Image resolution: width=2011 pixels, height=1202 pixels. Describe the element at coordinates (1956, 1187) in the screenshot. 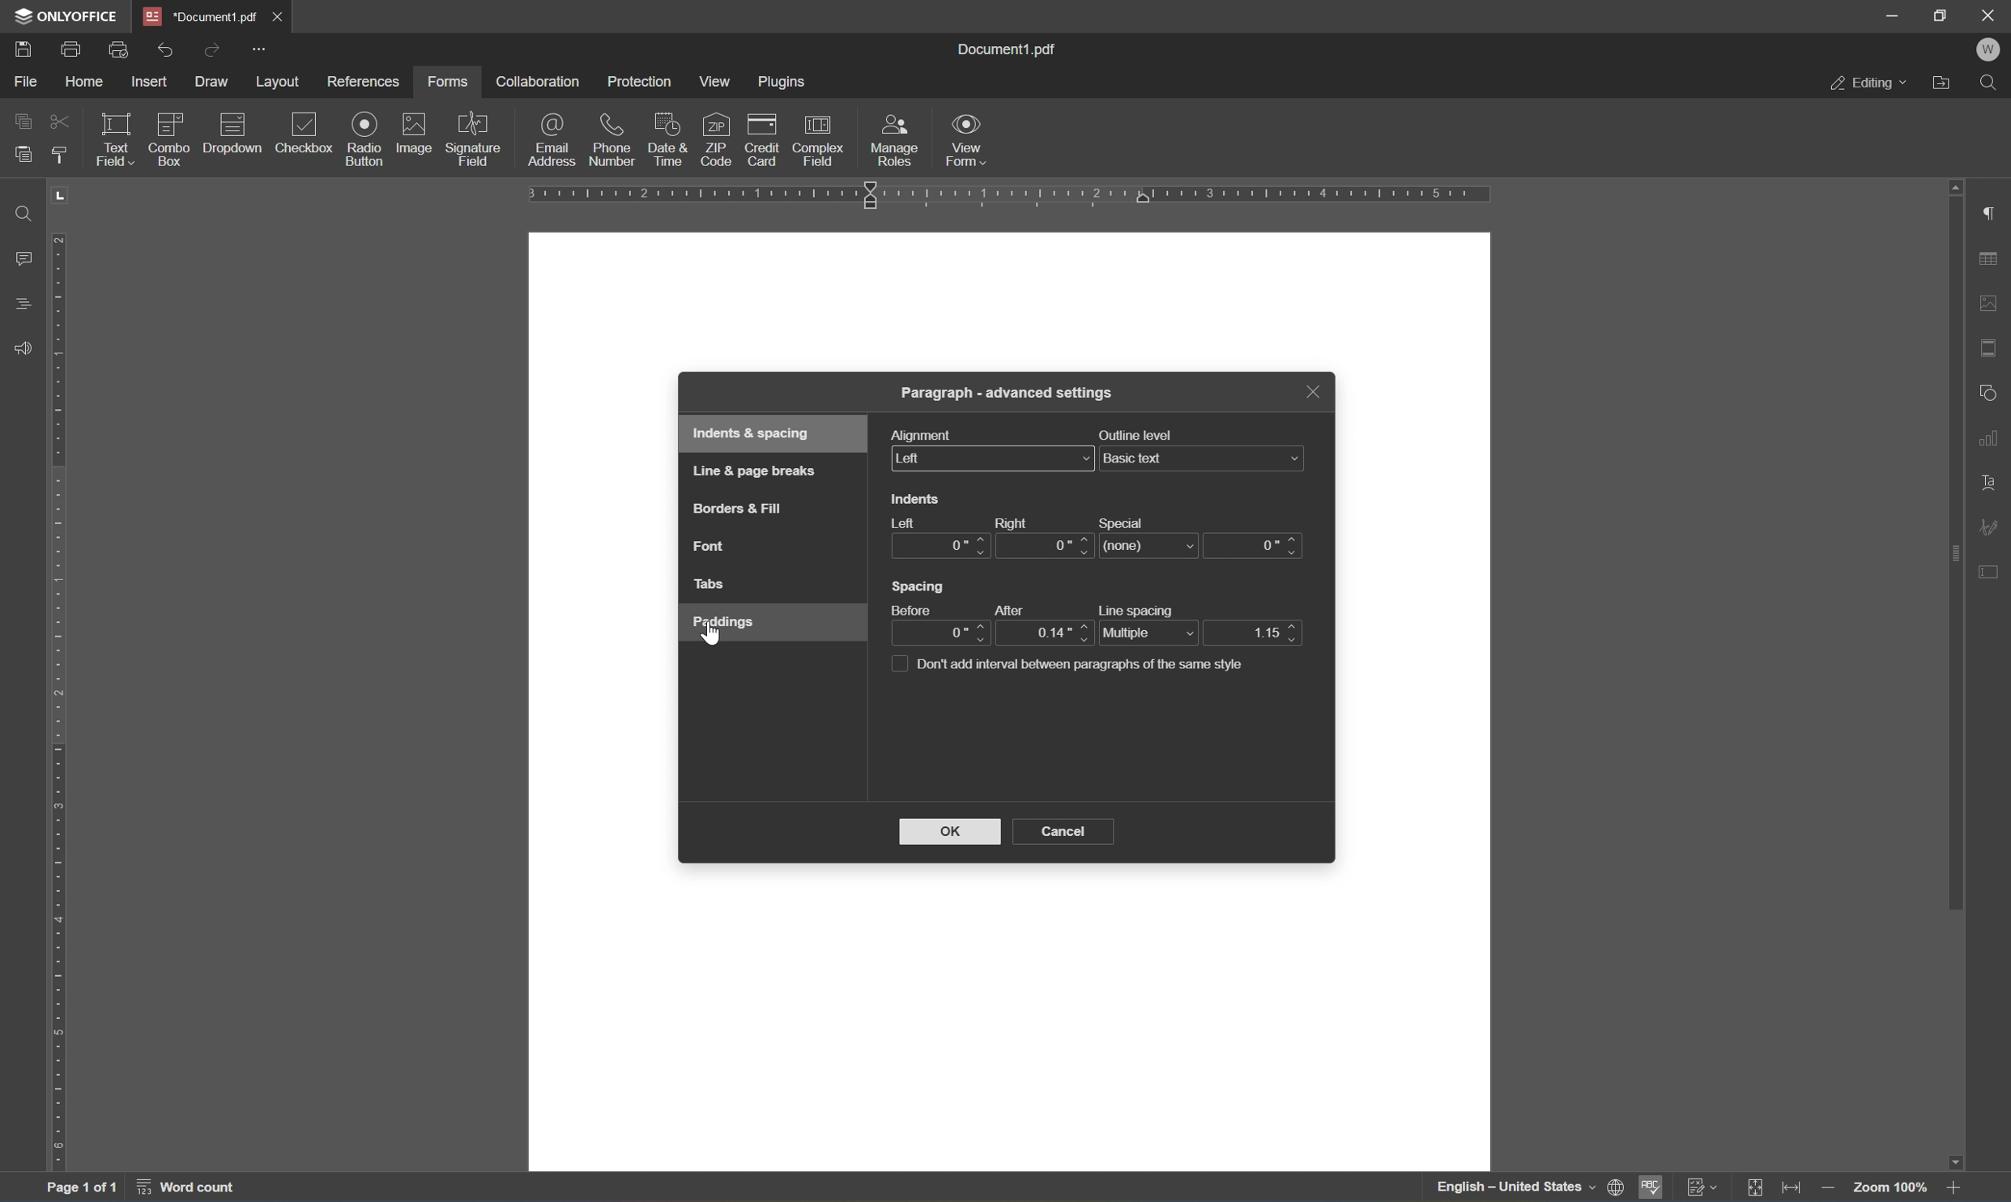

I see `zoom in` at that location.